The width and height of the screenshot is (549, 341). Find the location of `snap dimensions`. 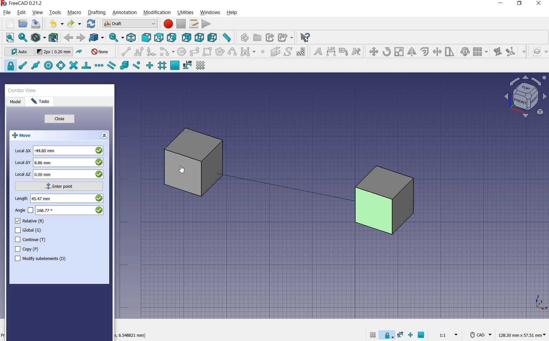

snap dimensions is located at coordinates (400, 334).